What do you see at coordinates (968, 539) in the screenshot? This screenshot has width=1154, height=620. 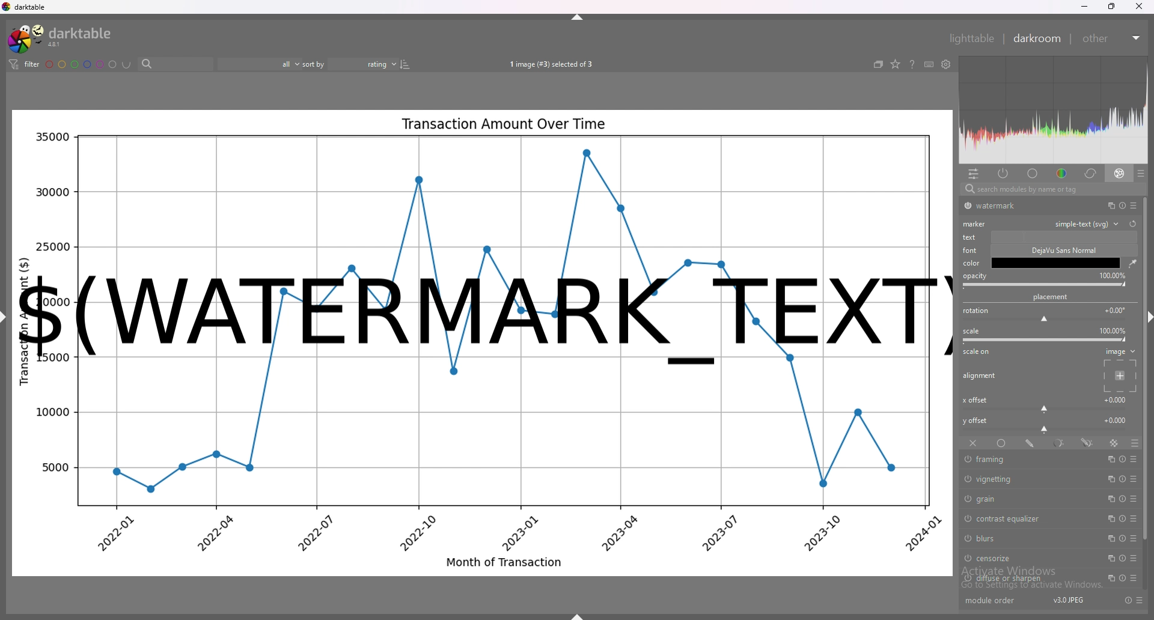 I see `switch off` at bounding box center [968, 539].